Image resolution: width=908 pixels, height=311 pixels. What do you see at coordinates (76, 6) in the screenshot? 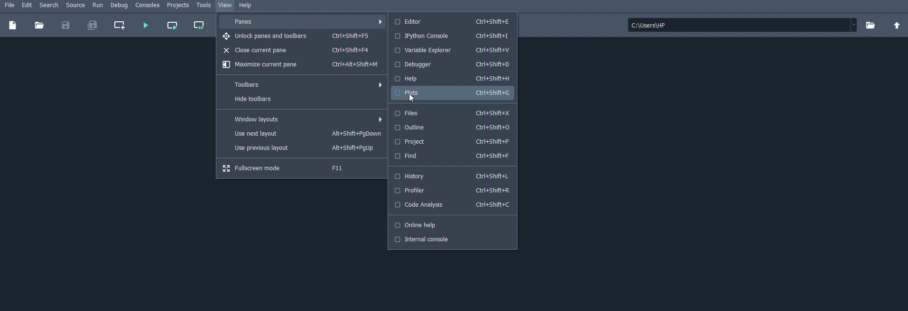
I see `Source` at bounding box center [76, 6].